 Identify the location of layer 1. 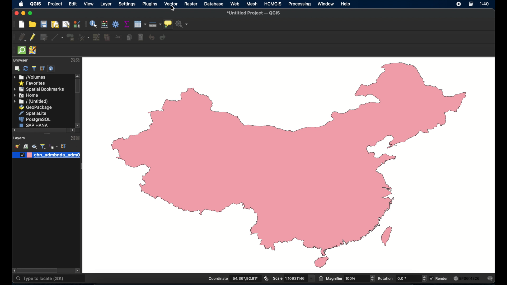
(46, 155).